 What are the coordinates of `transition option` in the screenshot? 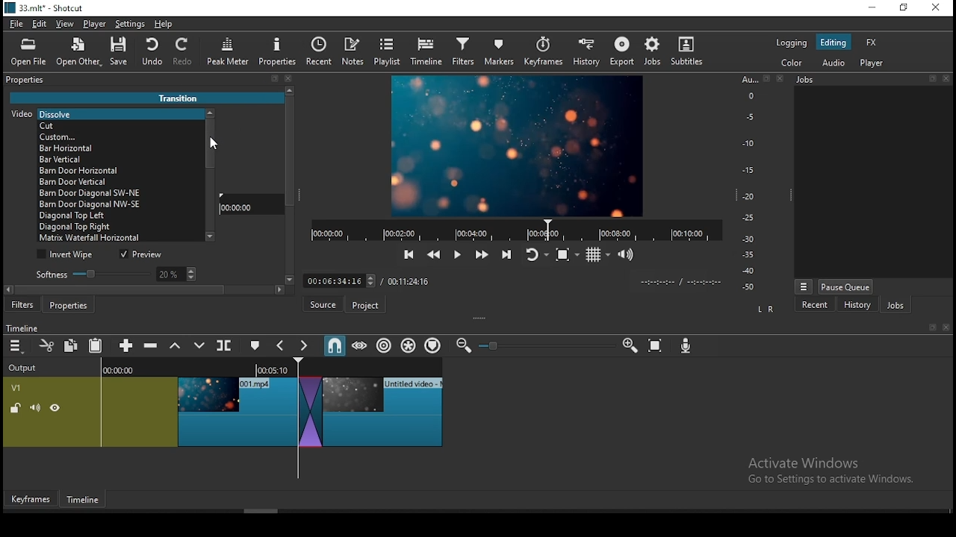 It's located at (119, 137).